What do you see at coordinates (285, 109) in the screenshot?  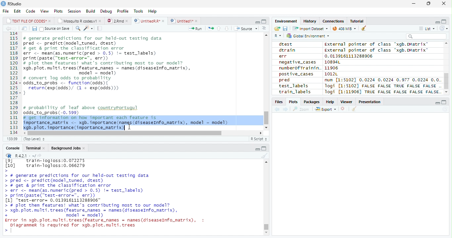 I see `Next` at bounding box center [285, 109].